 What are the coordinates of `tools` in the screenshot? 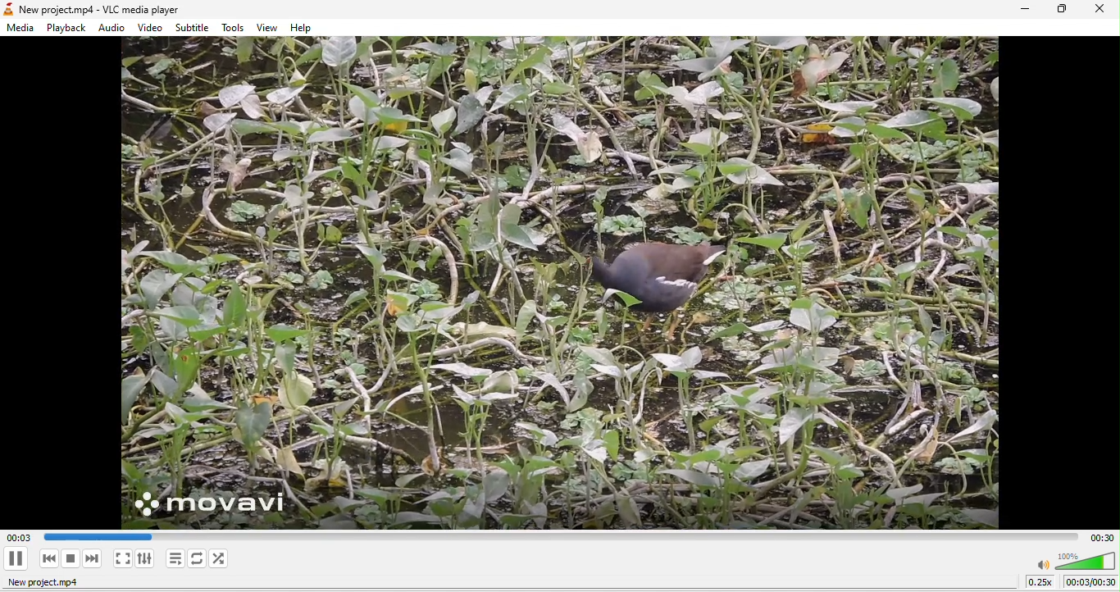 It's located at (235, 28).